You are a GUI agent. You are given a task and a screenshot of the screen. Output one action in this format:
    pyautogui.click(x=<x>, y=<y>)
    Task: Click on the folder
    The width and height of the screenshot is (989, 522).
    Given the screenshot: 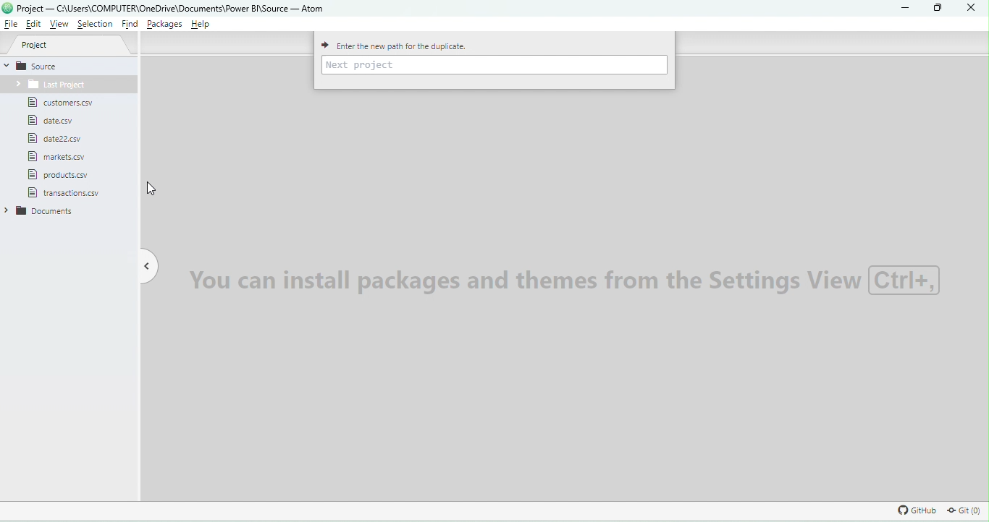 What is the action you would take?
    pyautogui.click(x=48, y=213)
    